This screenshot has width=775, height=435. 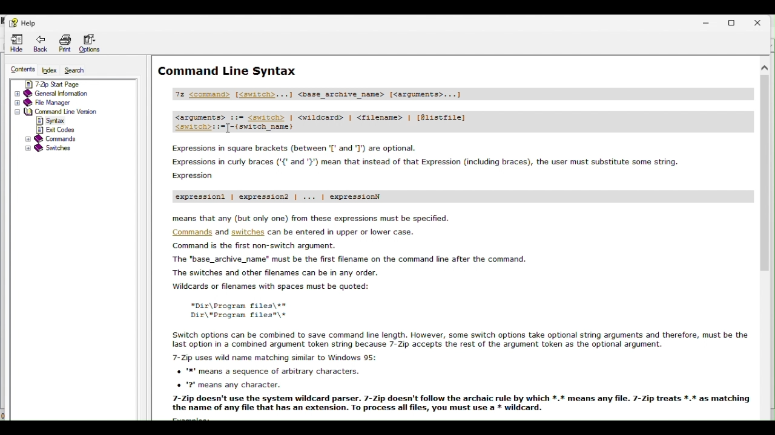 What do you see at coordinates (193, 128) in the screenshot?
I see `<switch>` at bounding box center [193, 128].